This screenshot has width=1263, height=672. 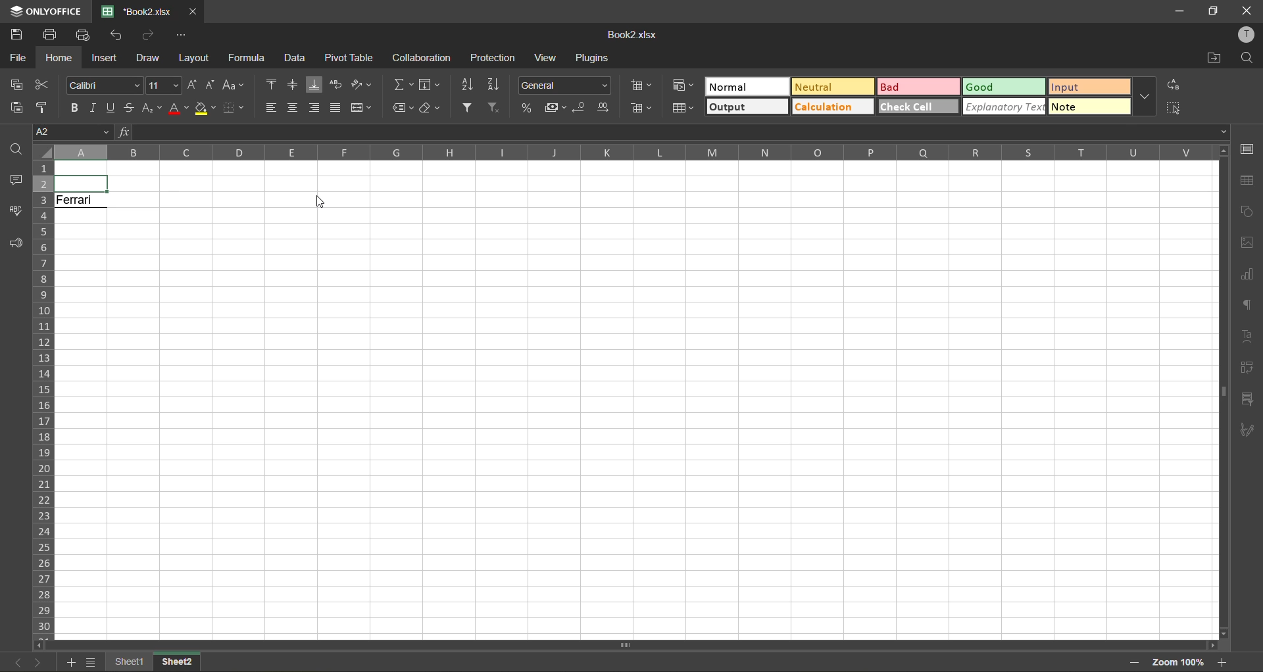 What do you see at coordinates (683, 86) in the screenshot?
I see `conditional formatting` at bounding box center [683, 86].